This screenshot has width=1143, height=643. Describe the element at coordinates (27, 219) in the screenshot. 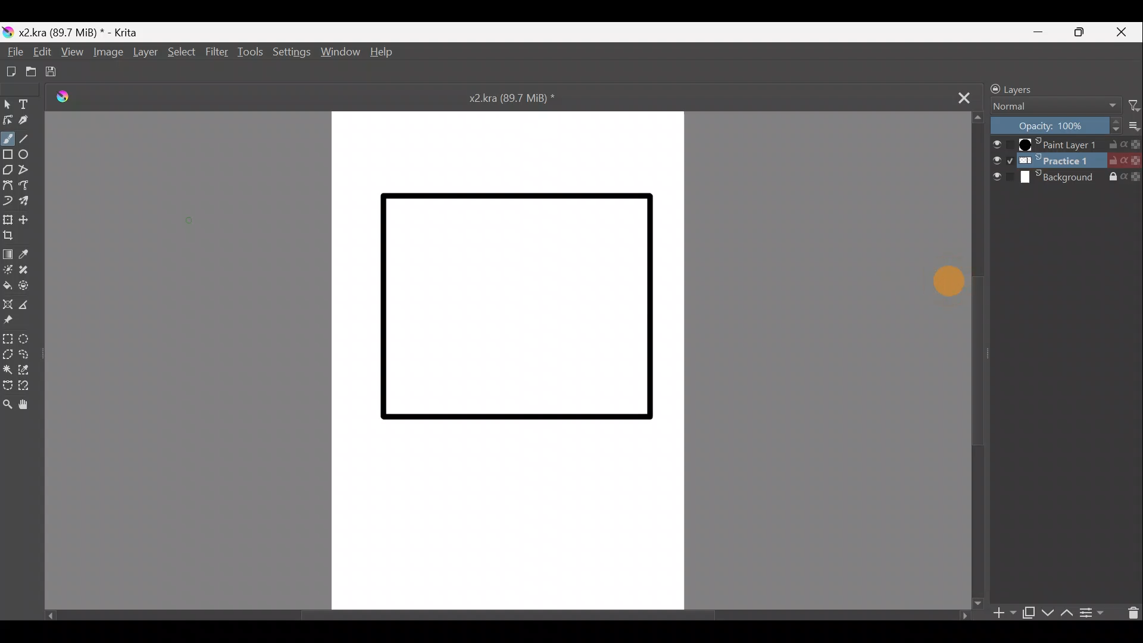

I see `Move a layer` at that location.